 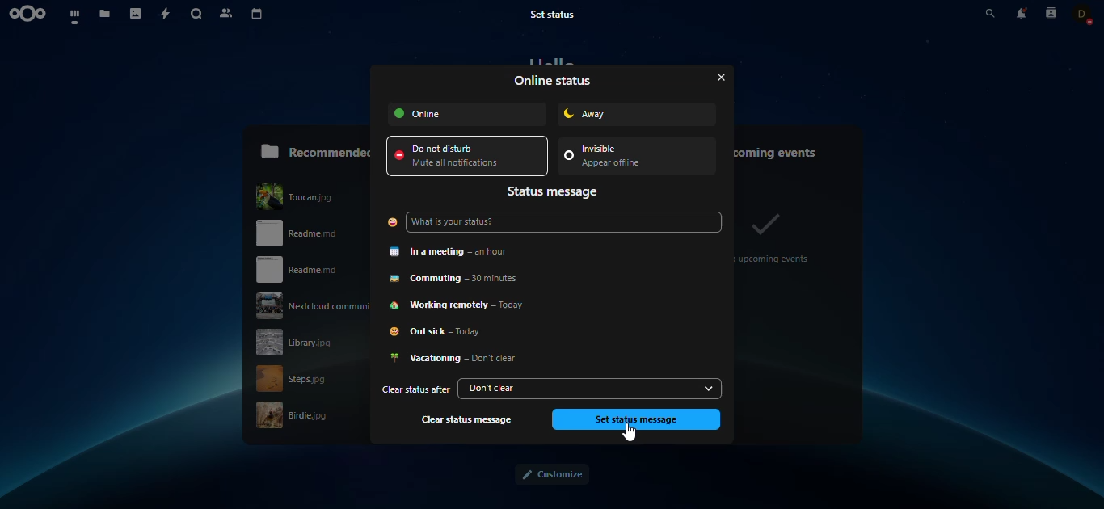 What do you see at coordinates (76, 15) in the screenshot?
I see `dashboard` at bounding box center [76, 15].